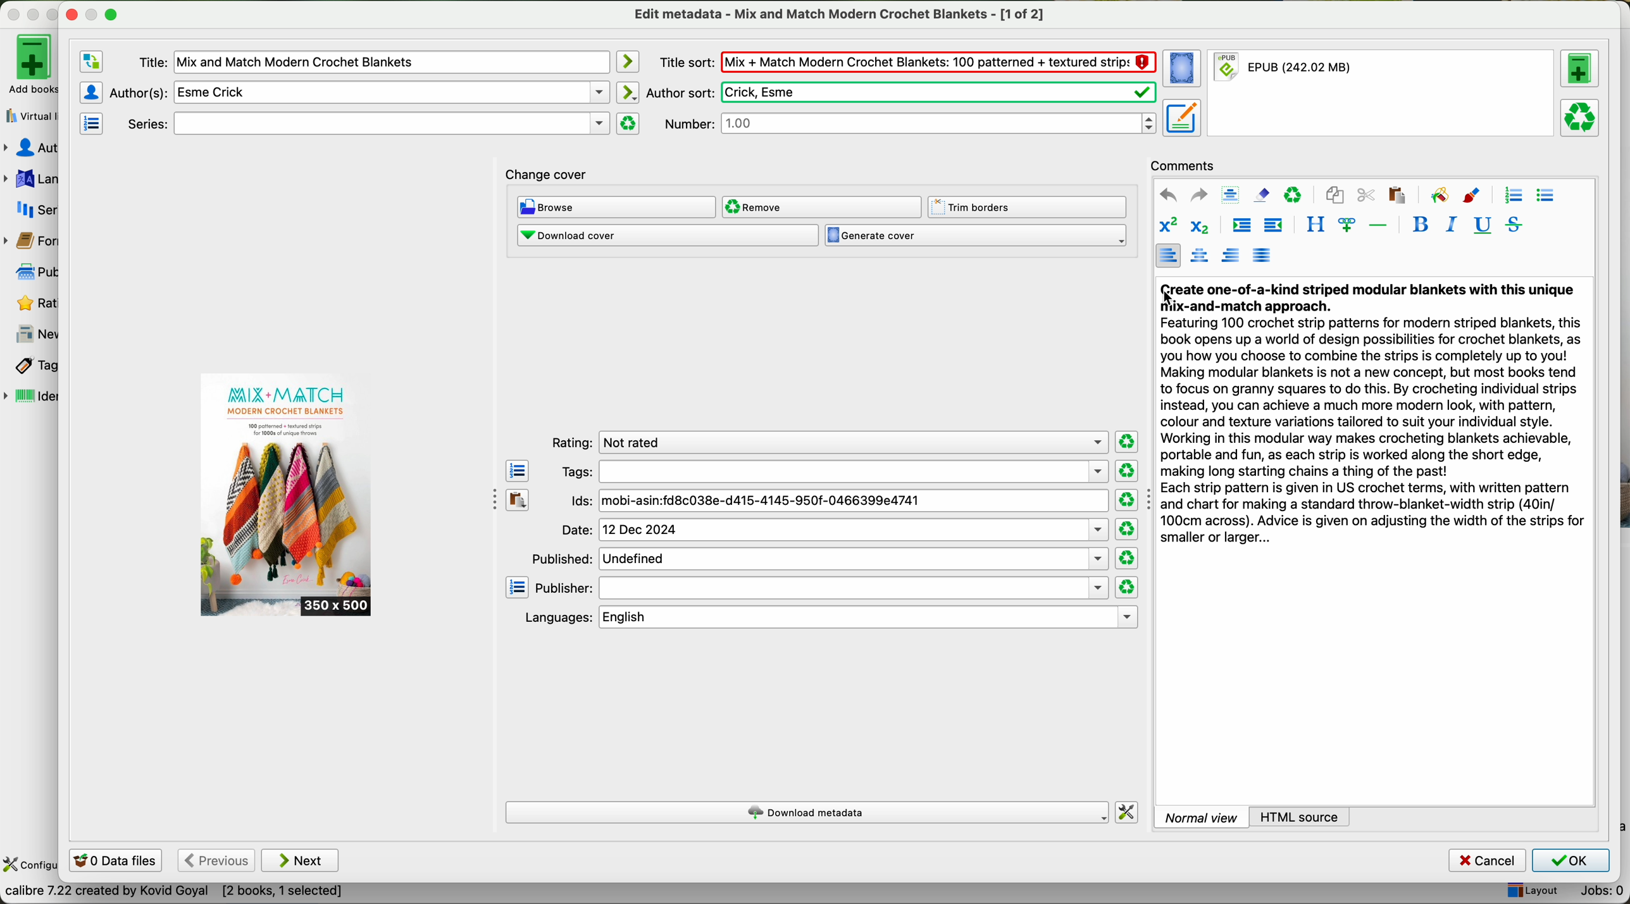  Describe the element at coordinates (1126, 529) in the screenshot. I see `clear rating` at that location.